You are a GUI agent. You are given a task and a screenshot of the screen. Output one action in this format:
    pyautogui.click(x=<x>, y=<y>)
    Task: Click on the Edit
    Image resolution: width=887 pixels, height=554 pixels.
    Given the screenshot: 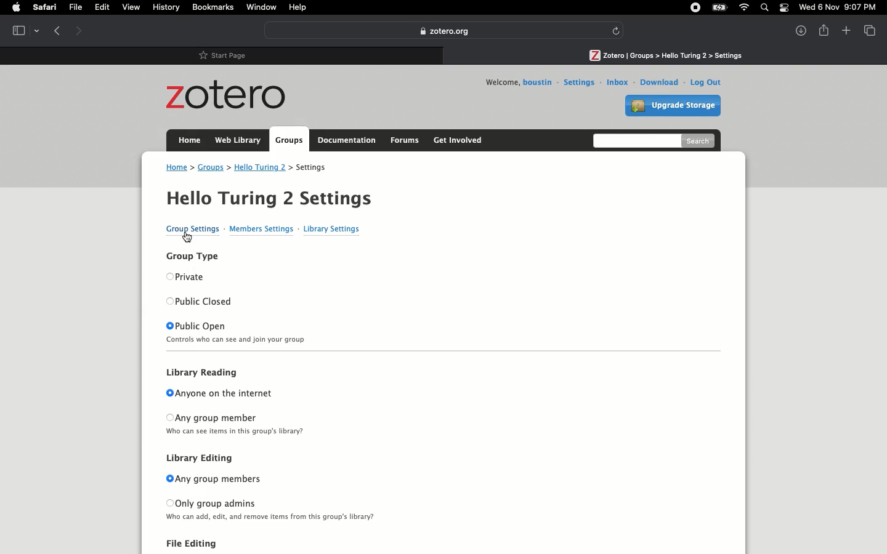 What is the action you would take?
    pyautogui.click(x=105, y=9)
    